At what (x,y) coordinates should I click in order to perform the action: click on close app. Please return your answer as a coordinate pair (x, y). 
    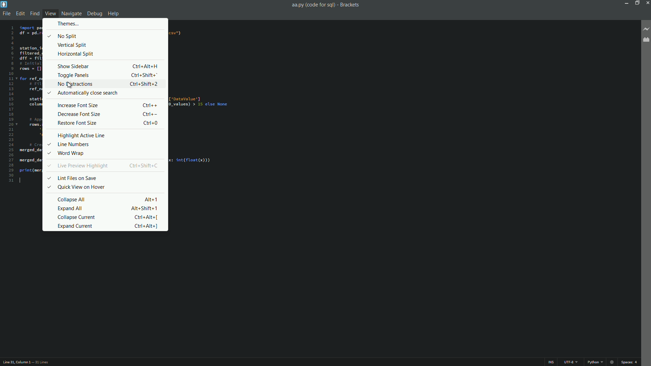
    Looking at the image, I should click on (647, 3).